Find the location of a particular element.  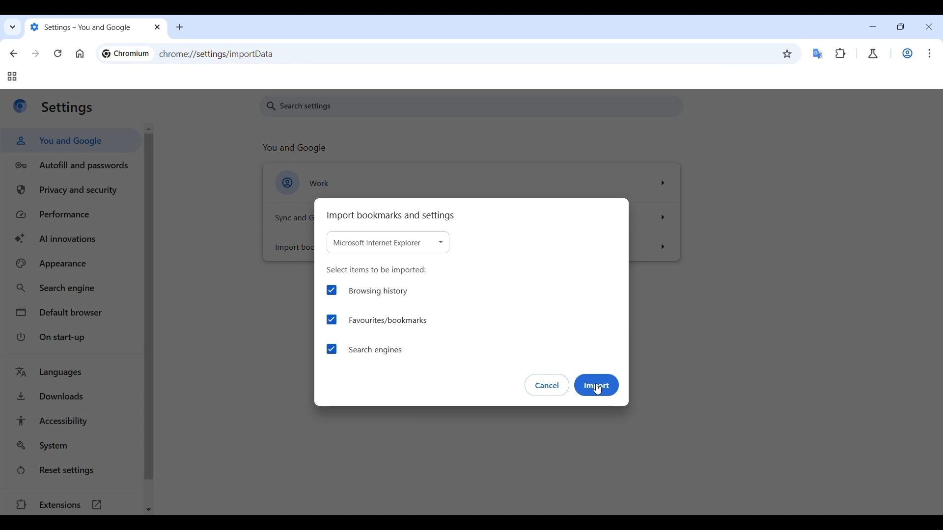

Go forward is located at coordinates (36, 53).